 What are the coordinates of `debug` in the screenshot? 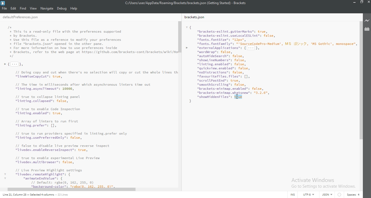 It's located at (62, 8).